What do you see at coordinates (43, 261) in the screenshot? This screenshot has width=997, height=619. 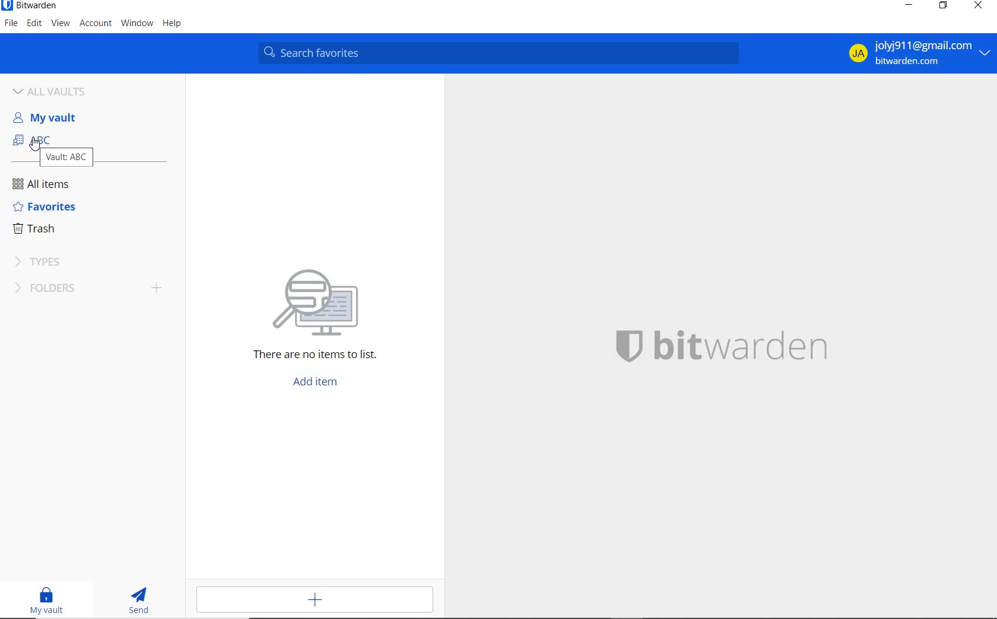 I see `TYPES` at bounding box center [43, 261].